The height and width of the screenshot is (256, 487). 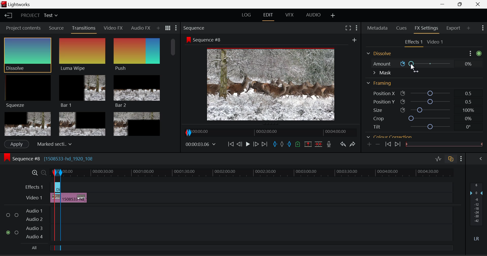 I want to click on Sequence #8 Preview Screen, so click(x=271, y=79).